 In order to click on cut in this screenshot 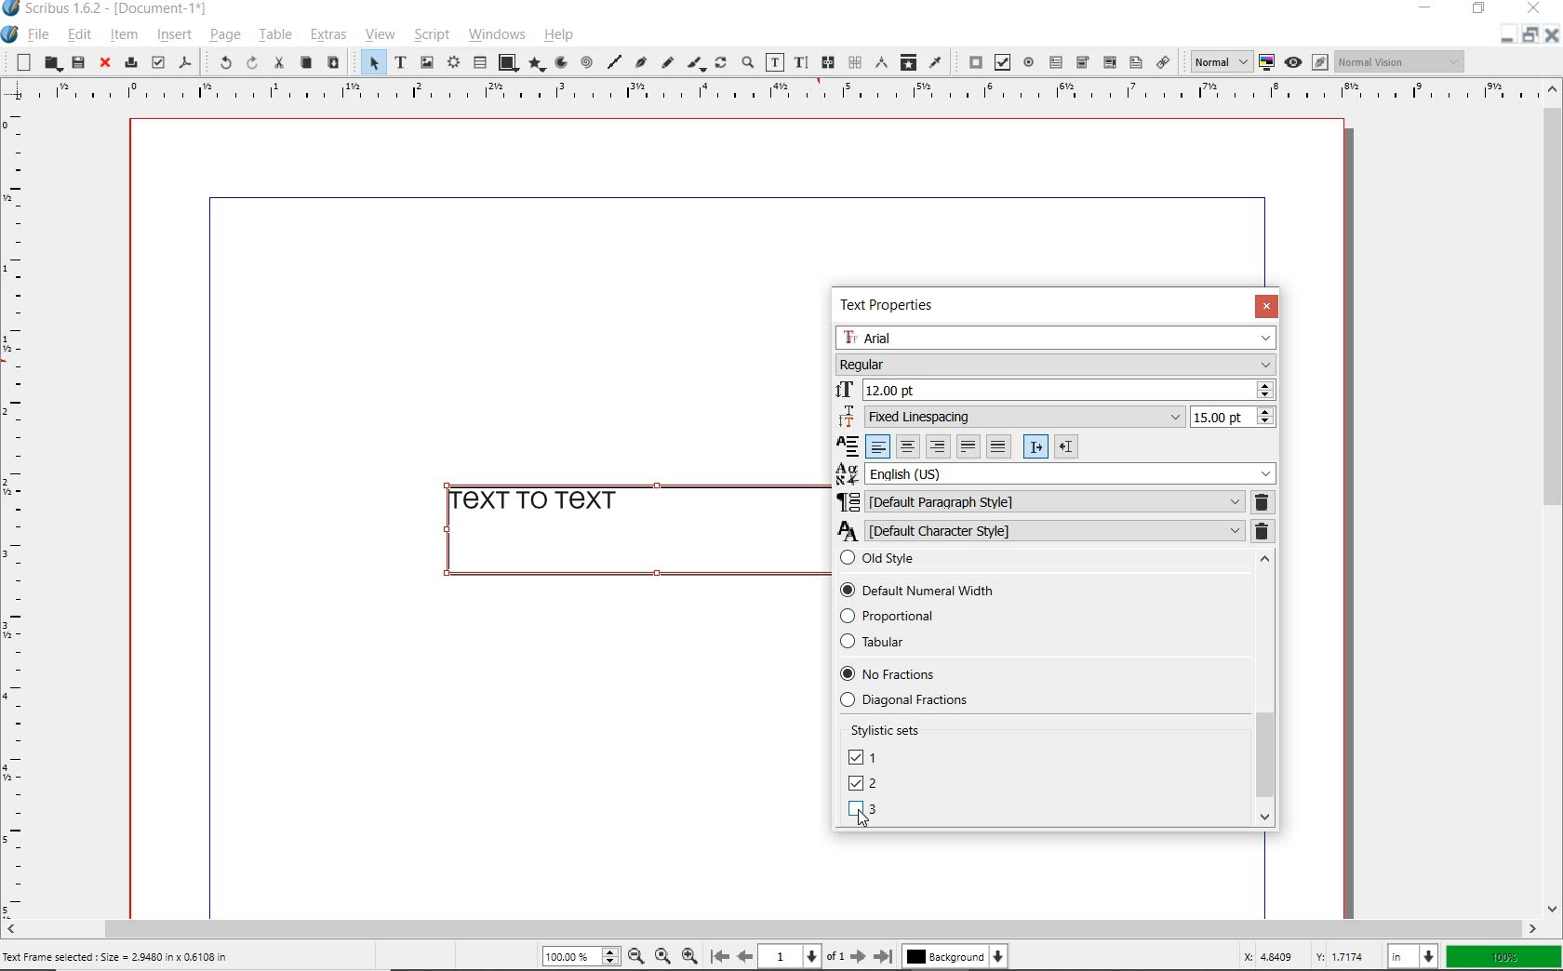, I will do `click(278, 63)`.